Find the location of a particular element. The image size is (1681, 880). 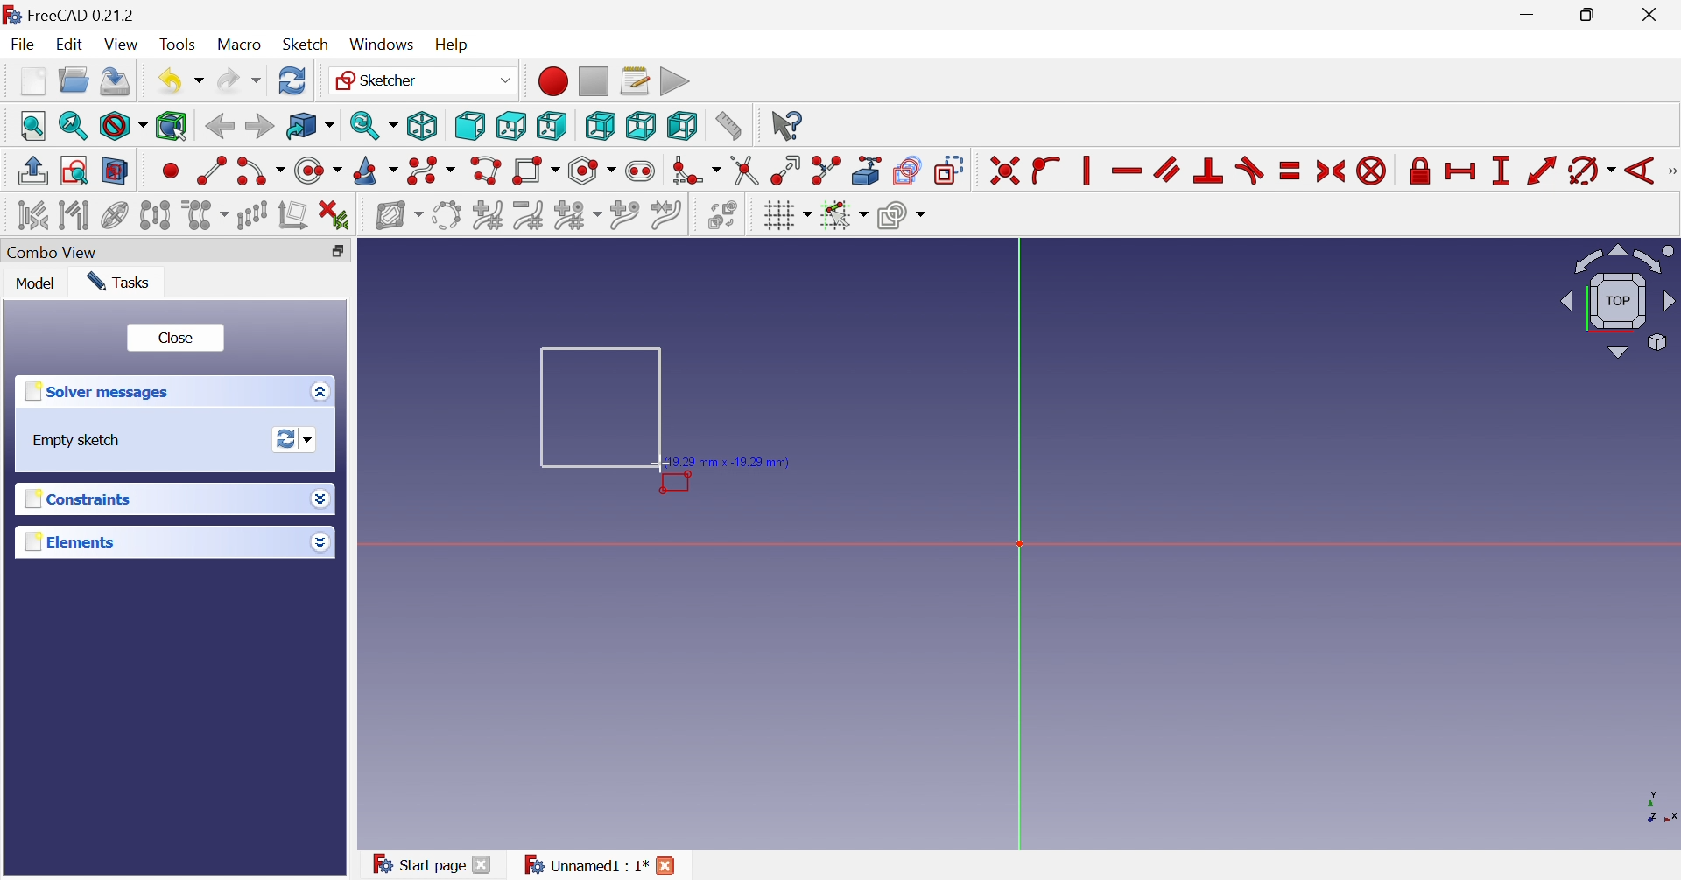

Configure rendering is located at coordinates (902, 218).